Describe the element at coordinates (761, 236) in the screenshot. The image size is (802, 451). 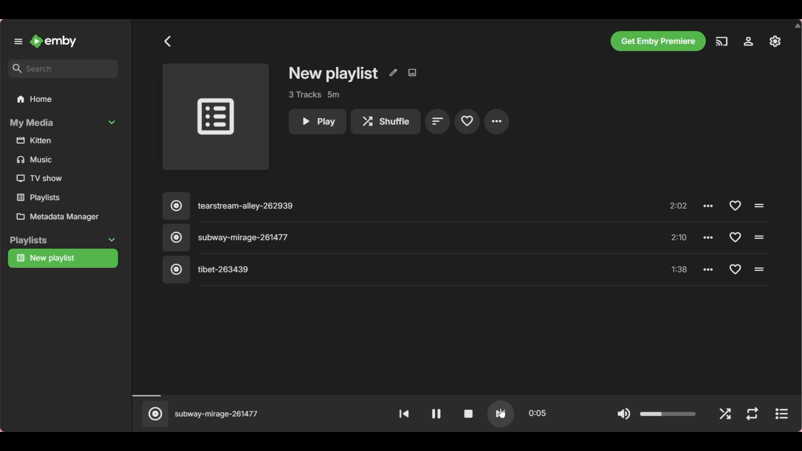
I see `click to play` at that location.